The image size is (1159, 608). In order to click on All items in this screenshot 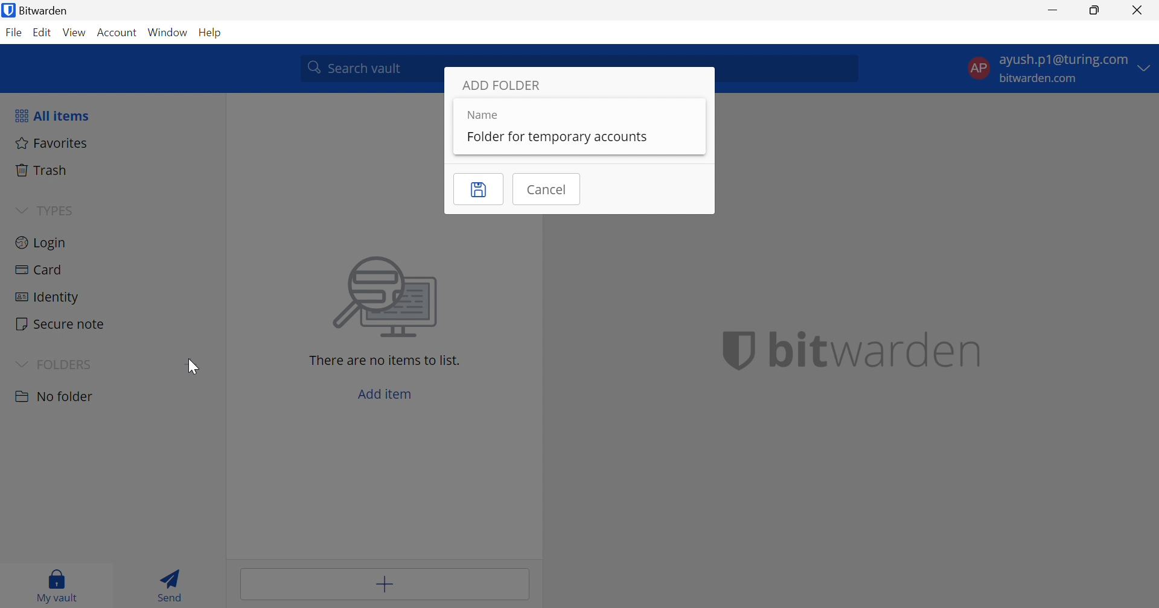, I will do `click(52, 116)`.